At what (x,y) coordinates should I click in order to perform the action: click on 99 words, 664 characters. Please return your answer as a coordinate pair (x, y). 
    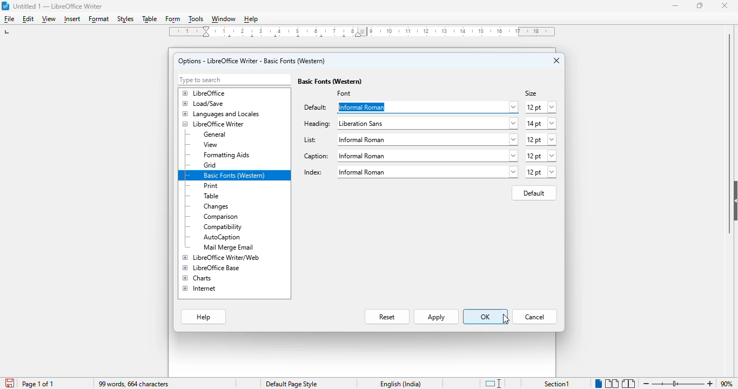
    Looking at the image, I should click on (134, 385).